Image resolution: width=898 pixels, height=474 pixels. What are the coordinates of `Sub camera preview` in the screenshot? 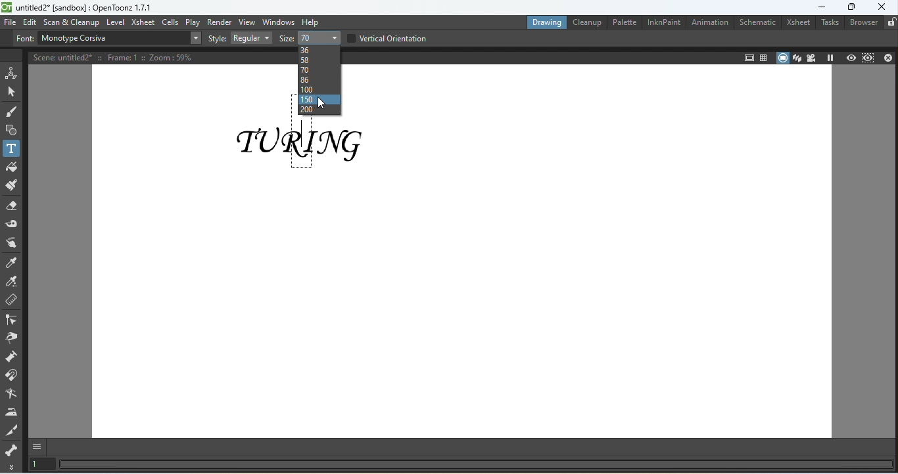 It's located at (868, 58).